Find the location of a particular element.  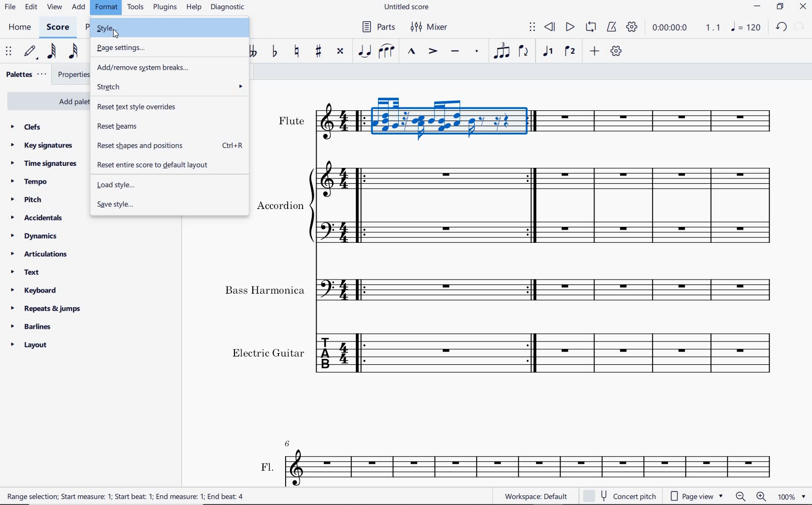

slur is located at coordinates (386, 52).